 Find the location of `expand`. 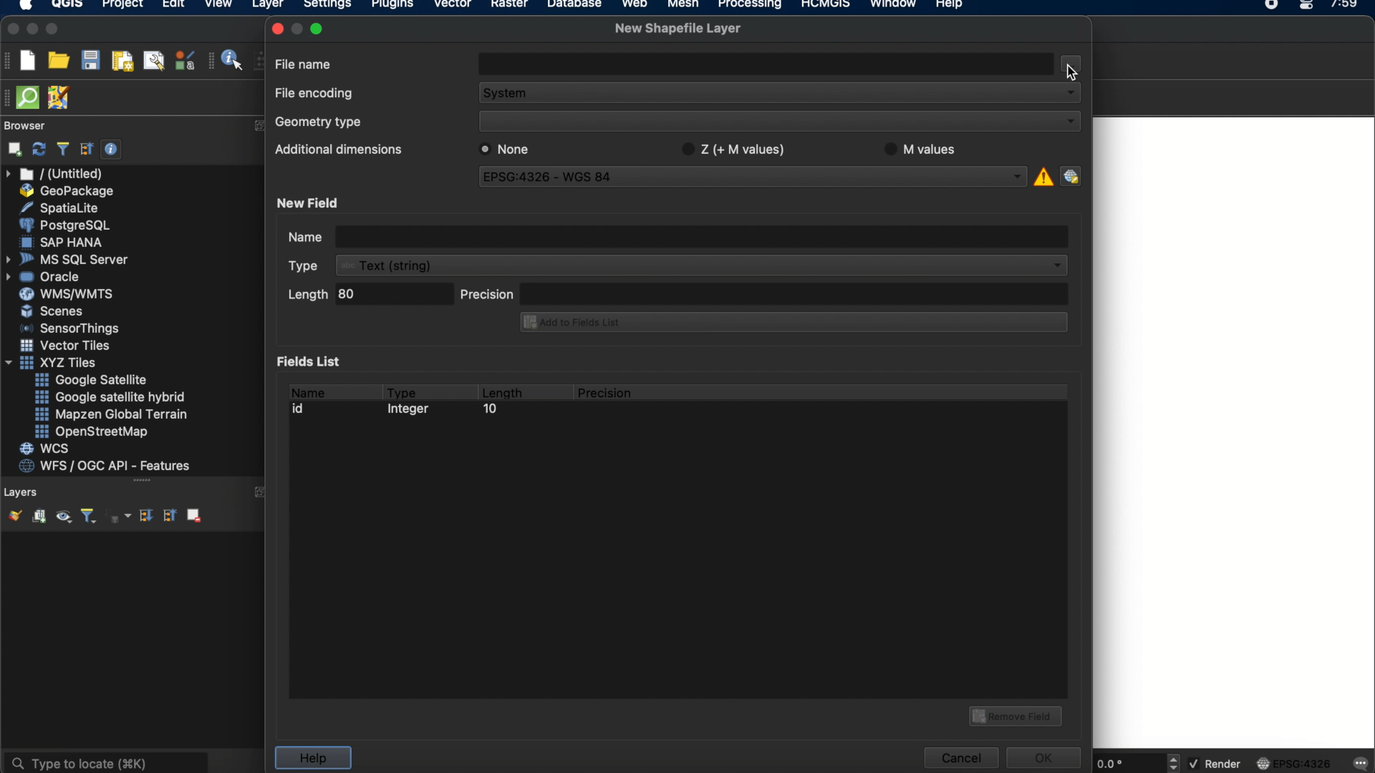

expand is located at coordinates (256, 127).